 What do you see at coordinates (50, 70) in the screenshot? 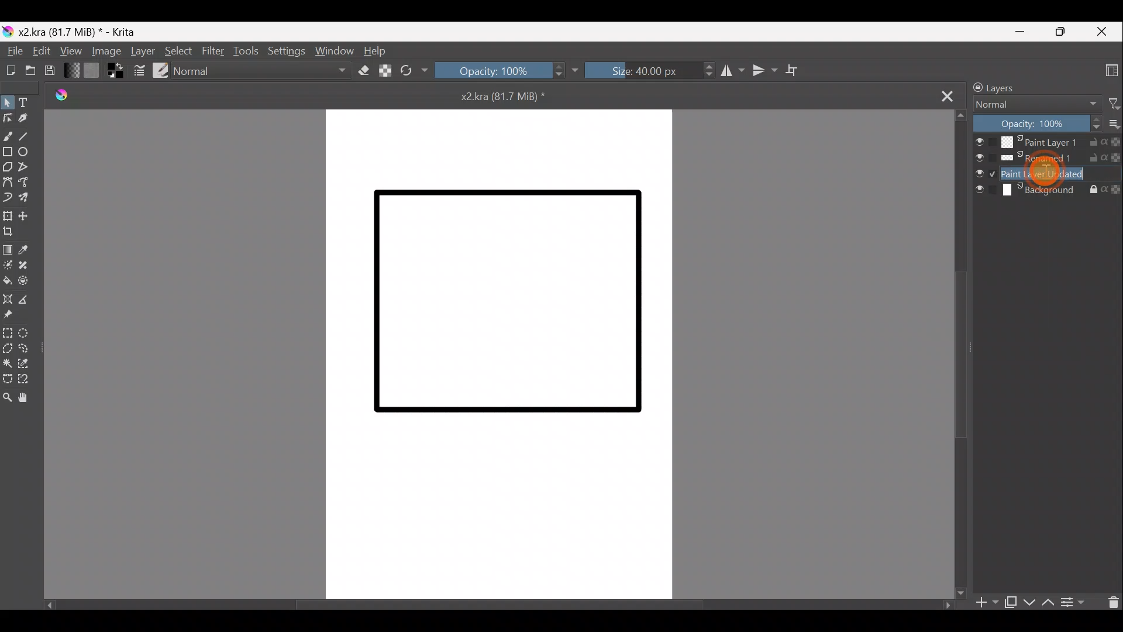
I see `Save` at bounding box center [50, 70].